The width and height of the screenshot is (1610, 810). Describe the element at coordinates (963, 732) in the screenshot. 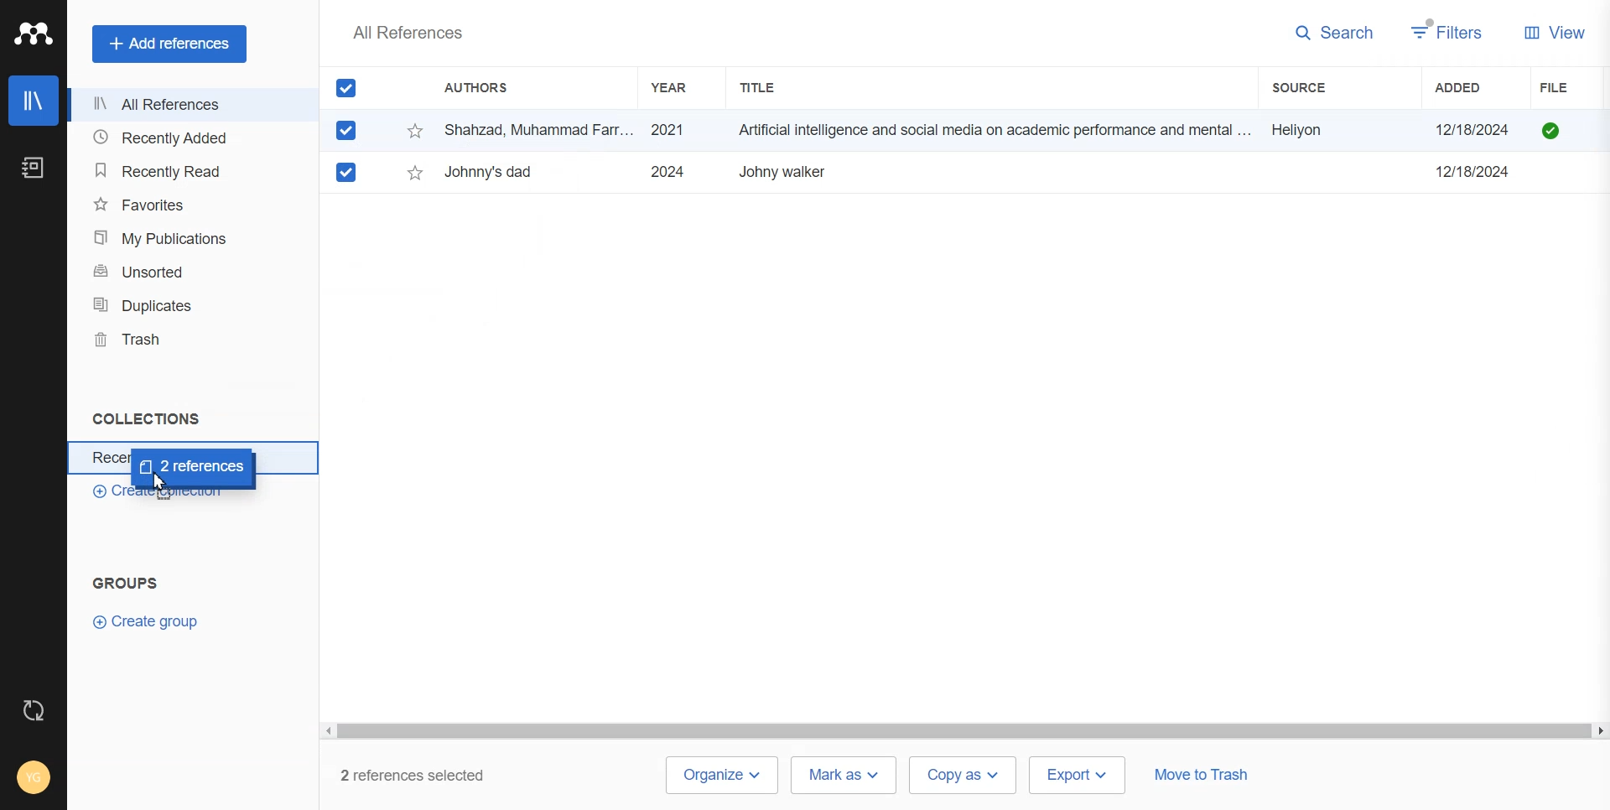

I see `scrollbar` at that location.